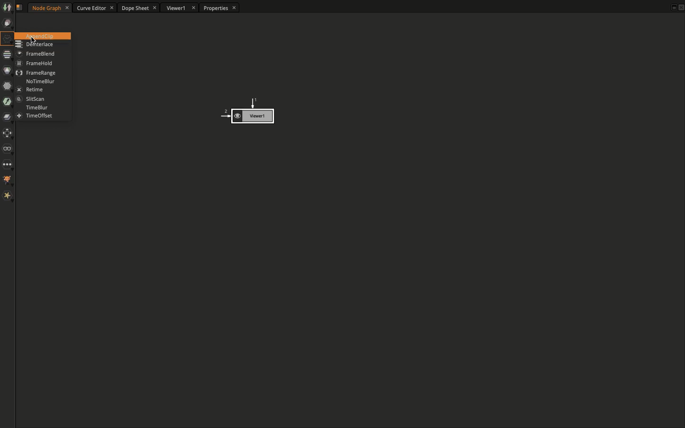  I want to click on TimeOffset, so click(34, 116).